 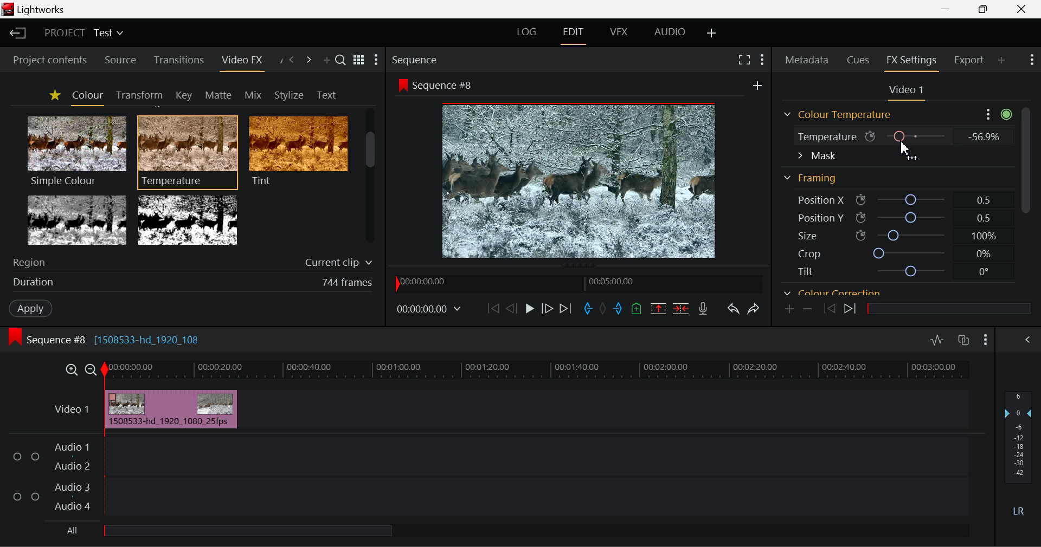 I want to click on Apply, so click(x=25, y=308).